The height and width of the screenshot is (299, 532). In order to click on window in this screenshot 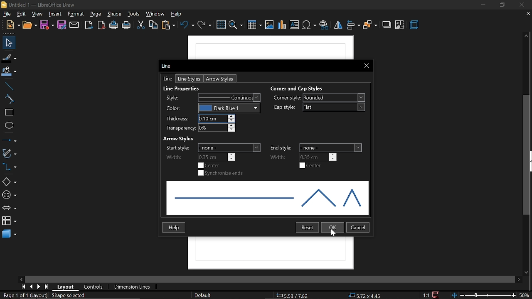, I will do `click(155, 13)`.